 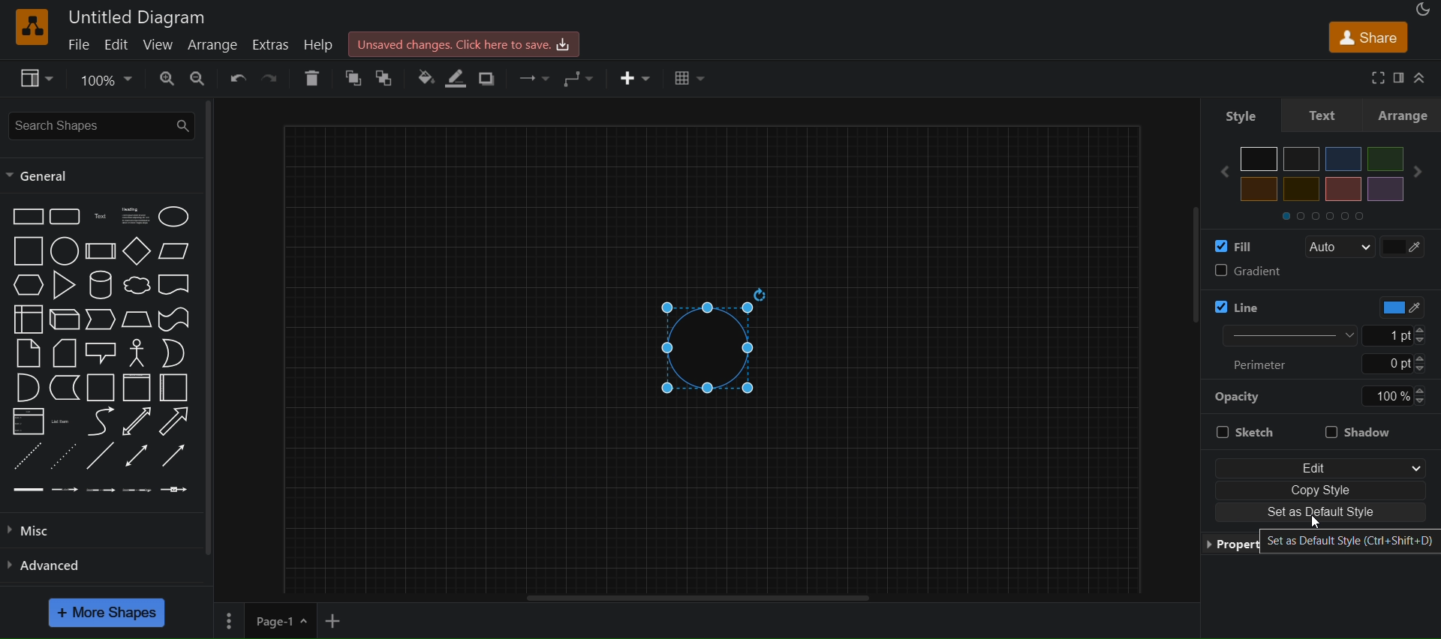 I want to click on horizontal container, so click(x=174, y=388).